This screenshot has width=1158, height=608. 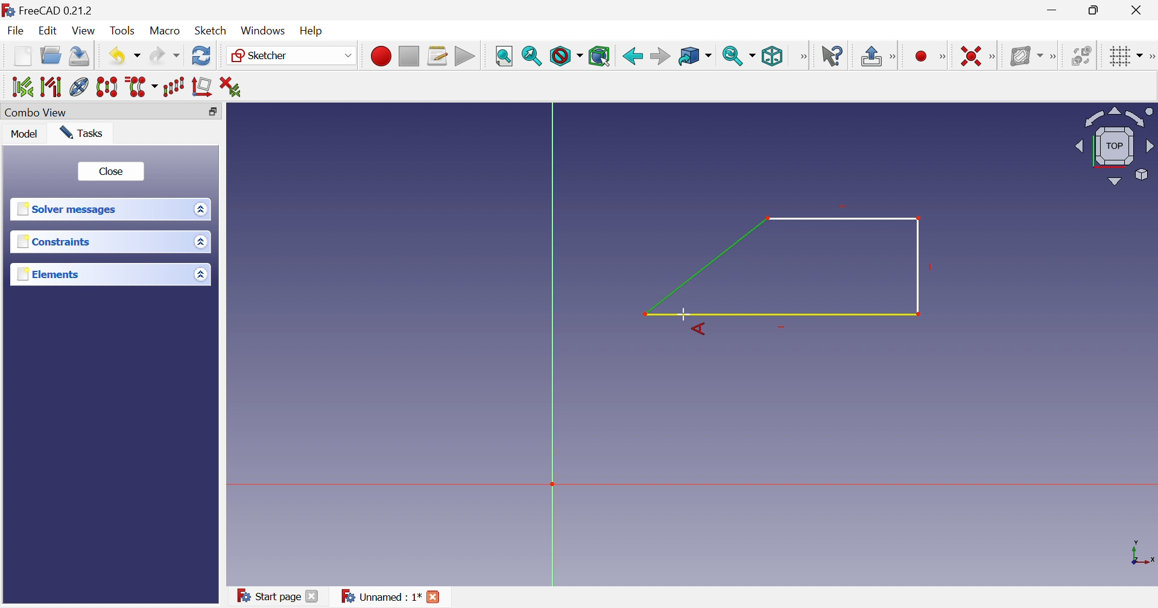 What do you see at coordinates (1052, 54) in the screenshot?
I see `More` at bounding box center [1052, 54].